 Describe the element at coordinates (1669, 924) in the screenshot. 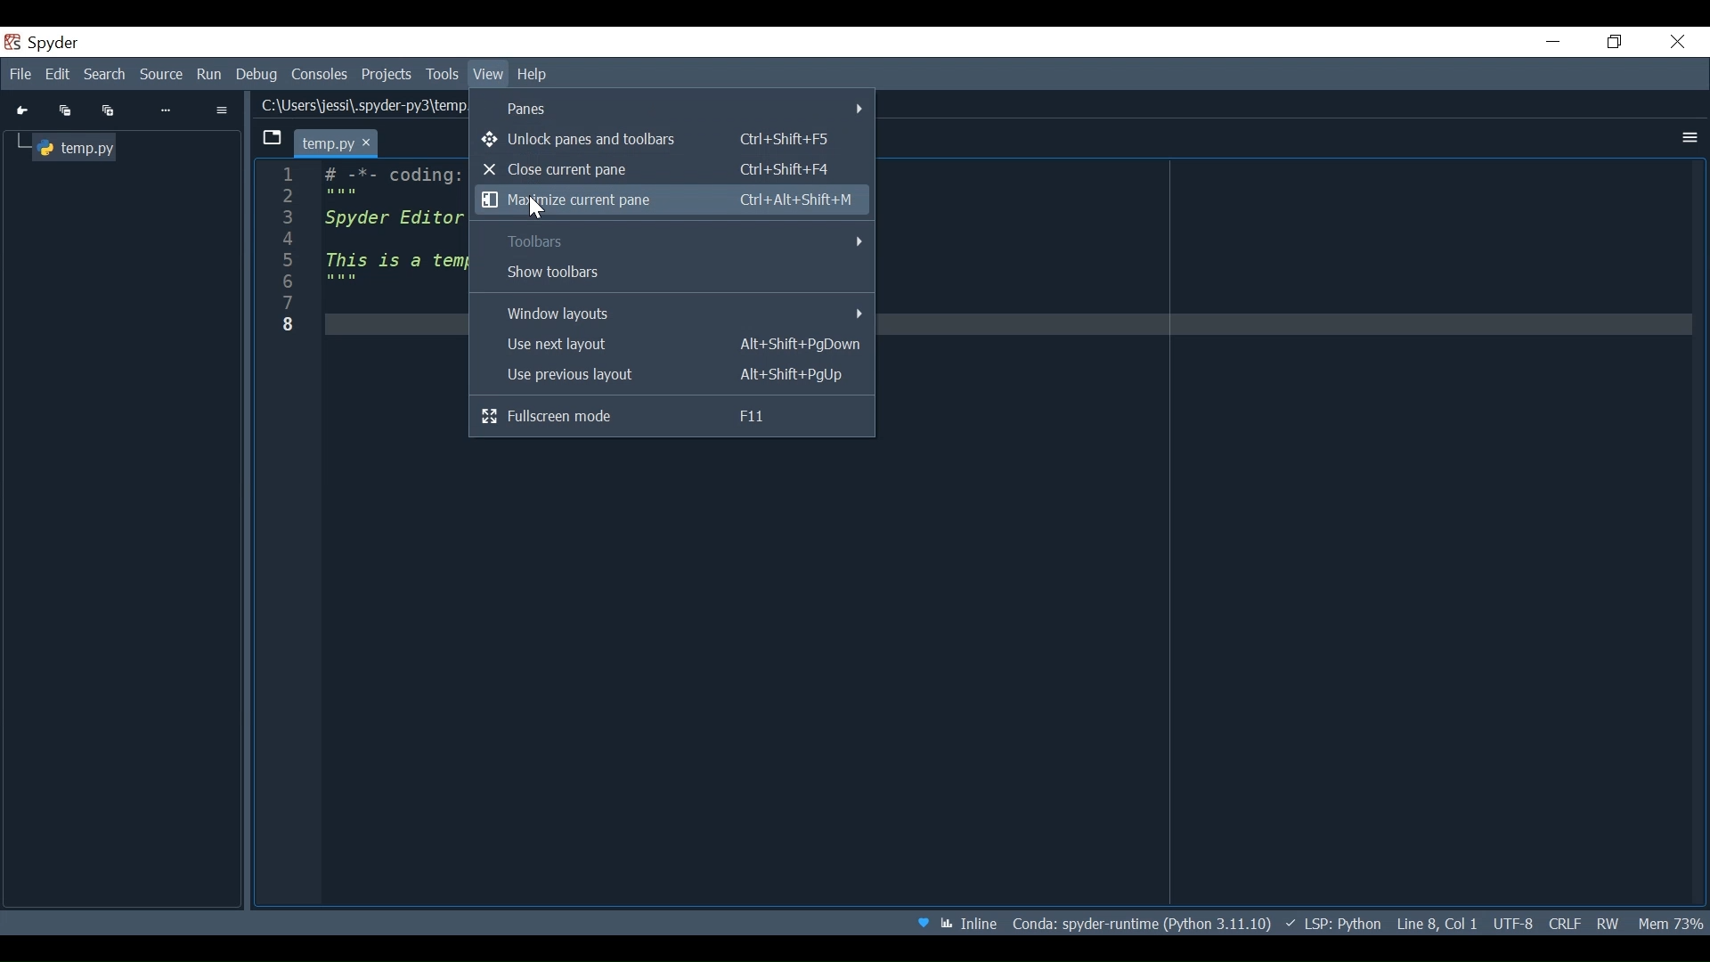

I see `Memory Usage` at that location.